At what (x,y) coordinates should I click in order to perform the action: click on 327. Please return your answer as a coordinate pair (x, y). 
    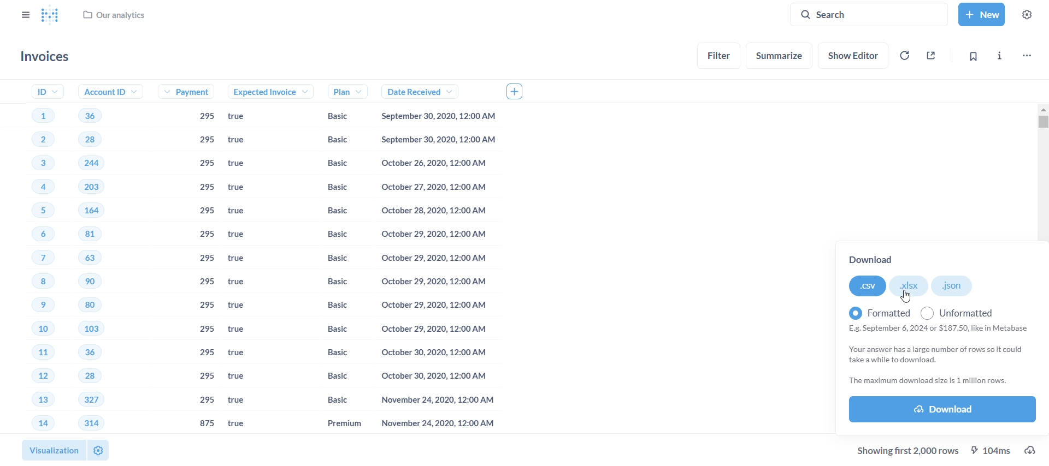
    Looking at the image, I should click on (91, 399).